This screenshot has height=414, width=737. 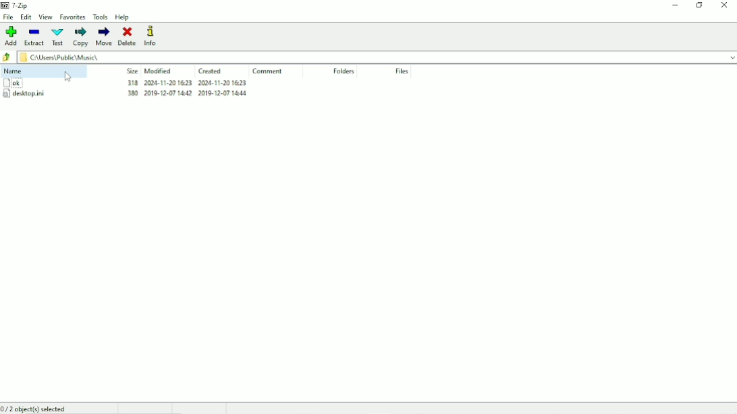 I want to click on Copy, so click(x=80, y=37).